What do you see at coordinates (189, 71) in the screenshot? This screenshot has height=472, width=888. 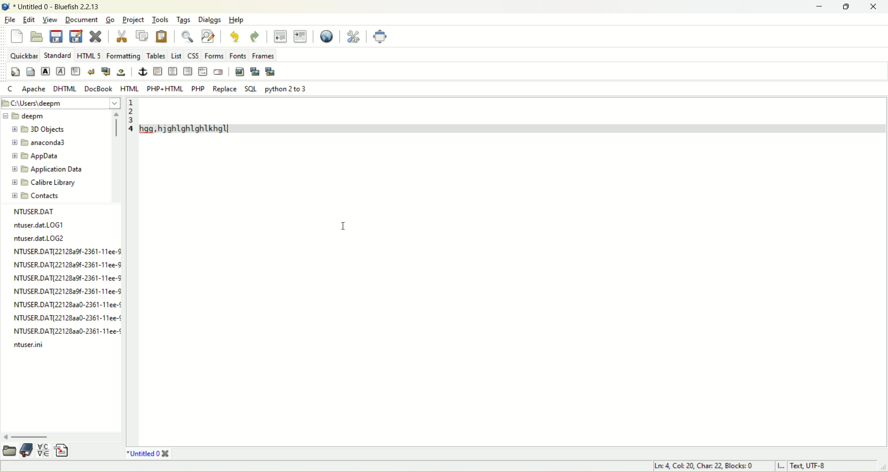 I see `right justify` at bounding box center [189, 71].